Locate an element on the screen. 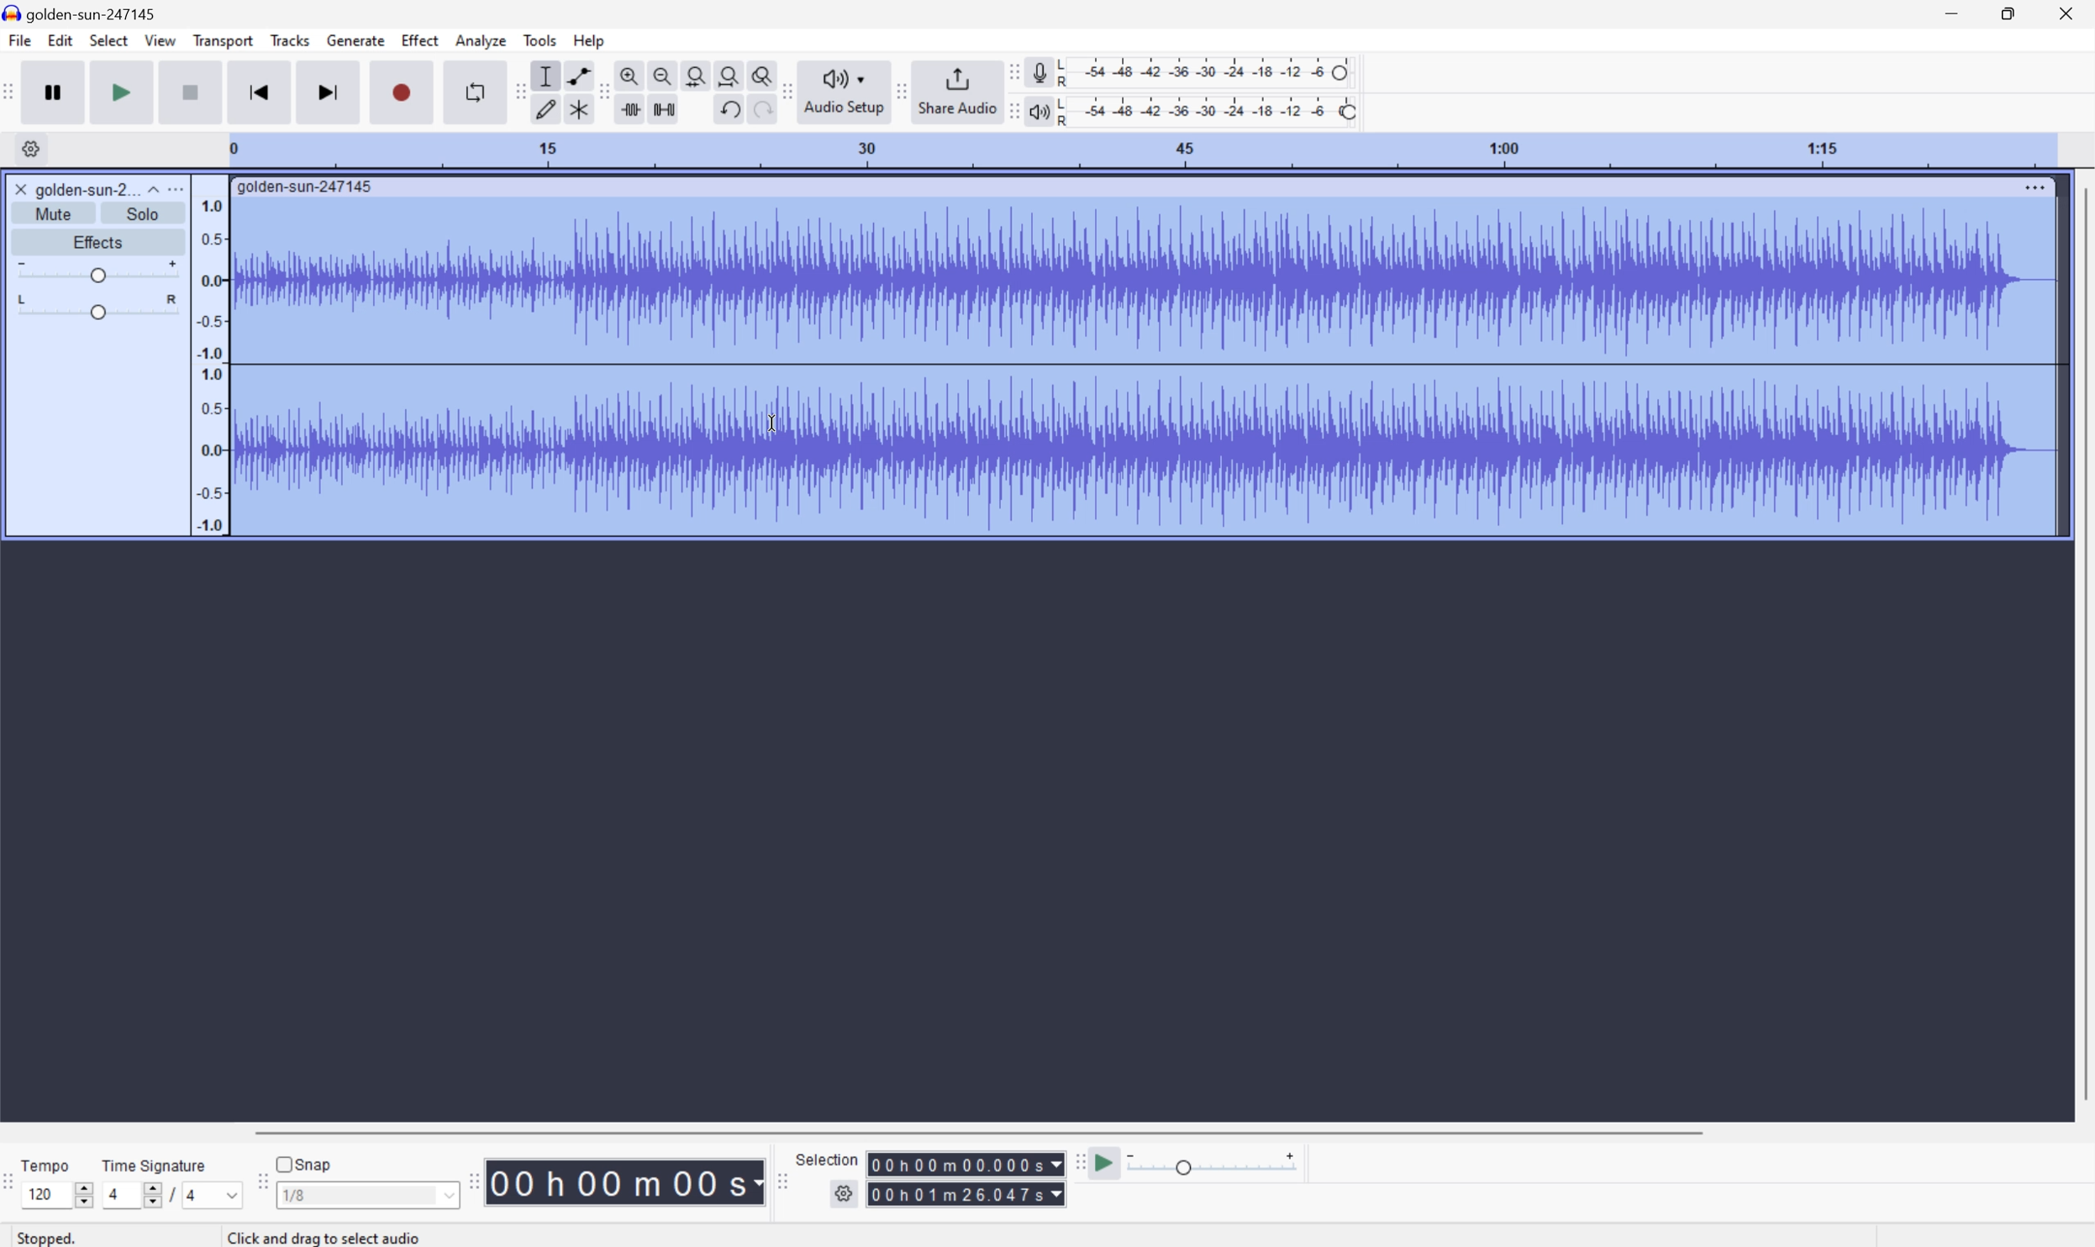 The image size is (2095, 1247). Record / Record new track is located at coordinates (401, 91).